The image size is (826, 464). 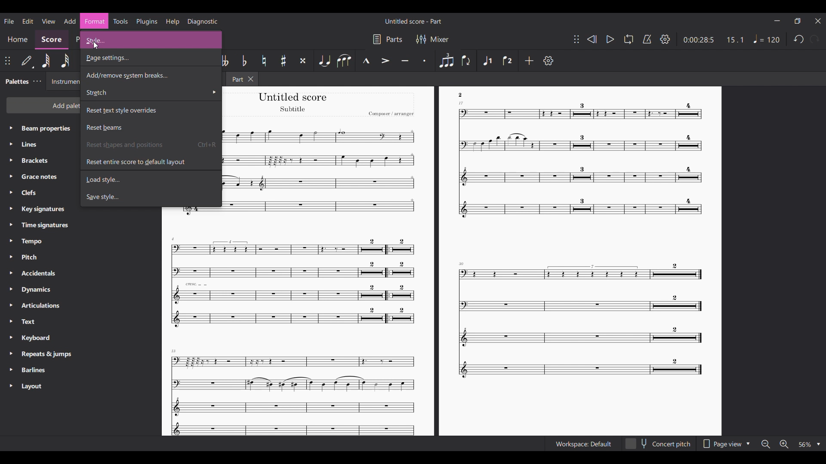 What do you see at coordinates (245, 61) in the screenshot?
I see `Toggle flat` at bounding box center [245, 61].